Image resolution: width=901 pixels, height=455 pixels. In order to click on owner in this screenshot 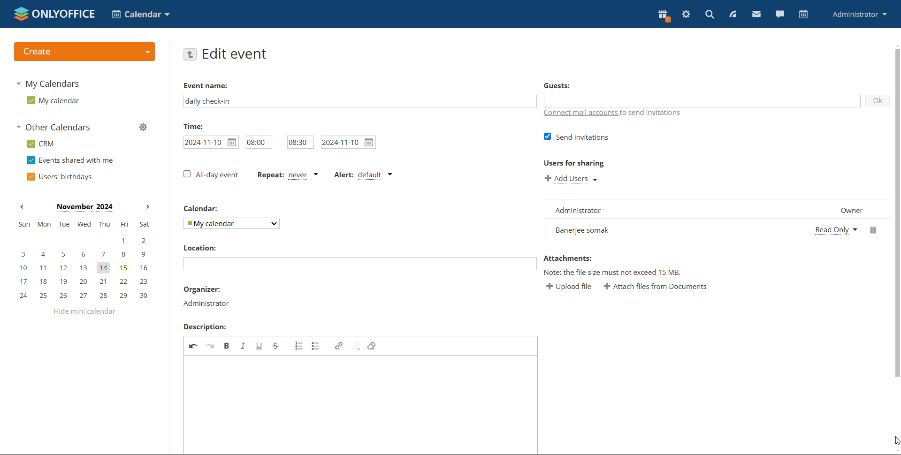, I will do `click(844, 210)`.